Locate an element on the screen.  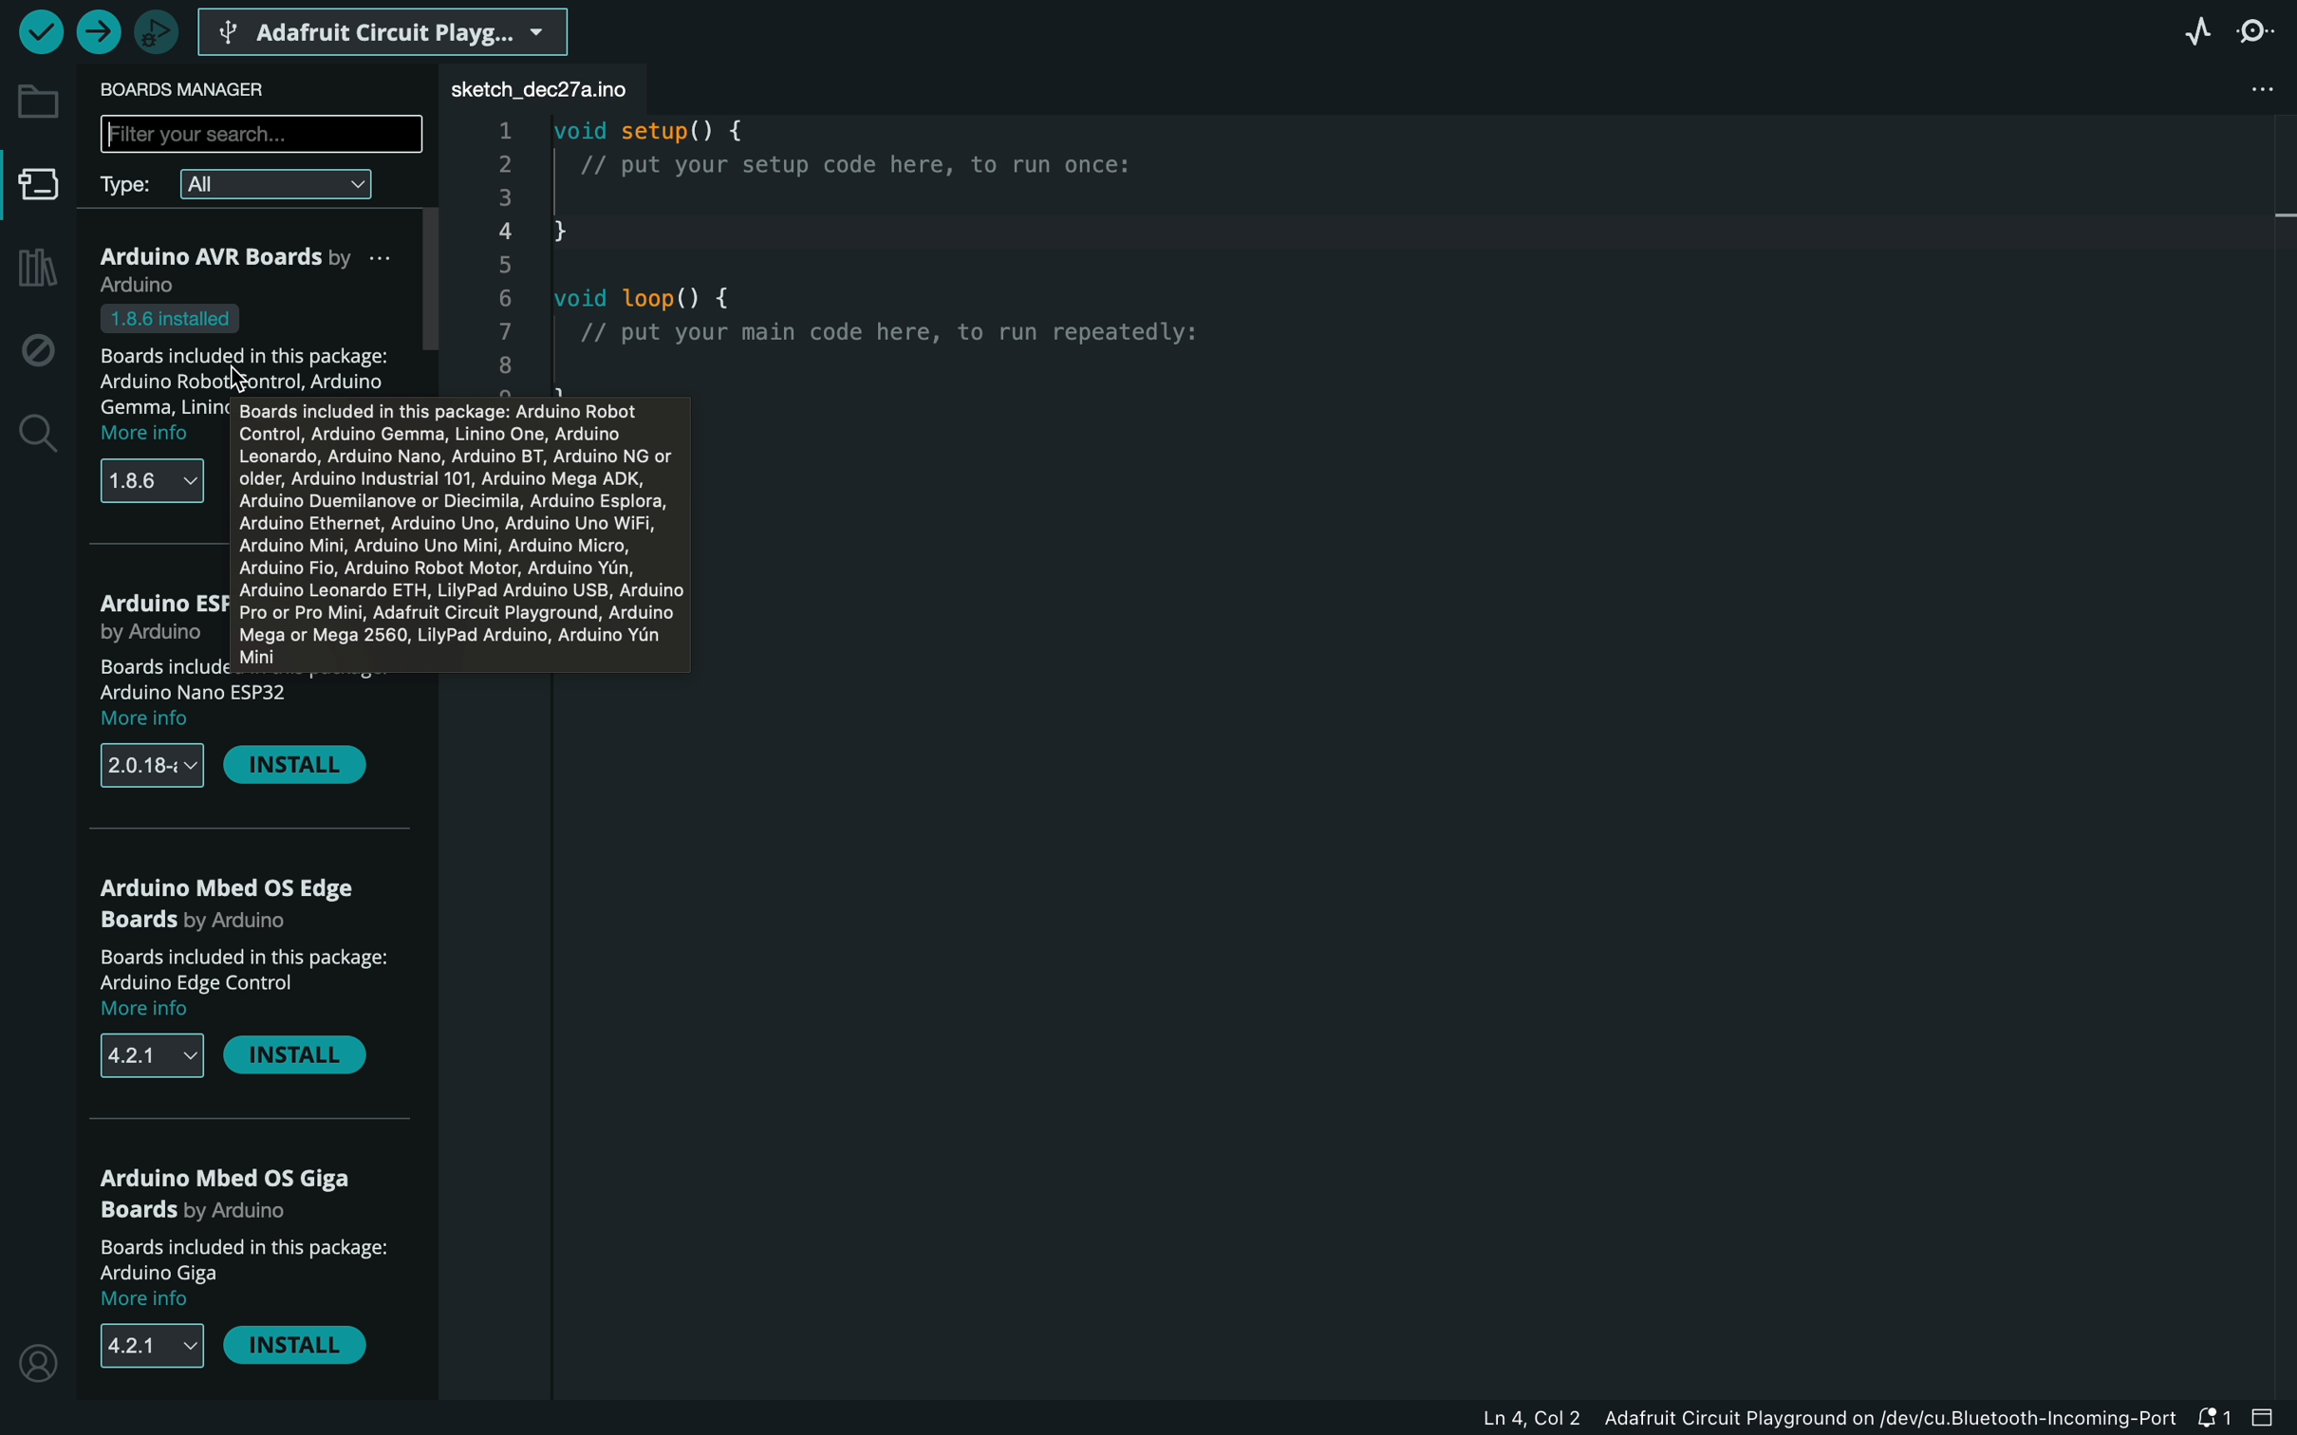
arduino boards is located at coordinates (248, 266).